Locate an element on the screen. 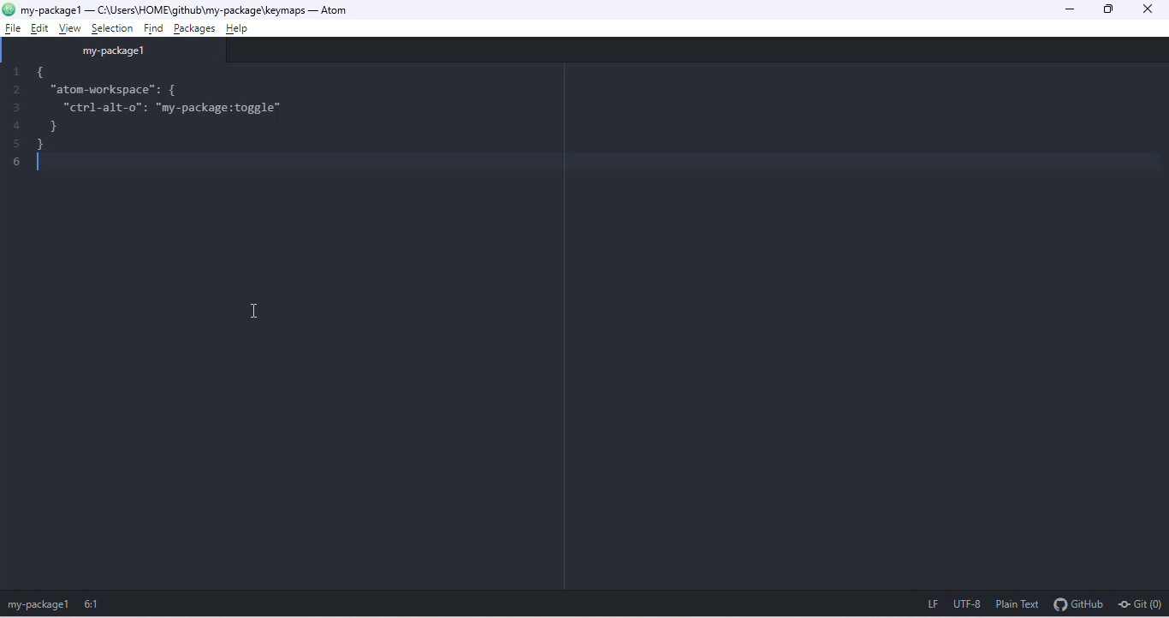 The width and height of the screenshot is (1169, 618). close is located at coordinates (1154, 10).